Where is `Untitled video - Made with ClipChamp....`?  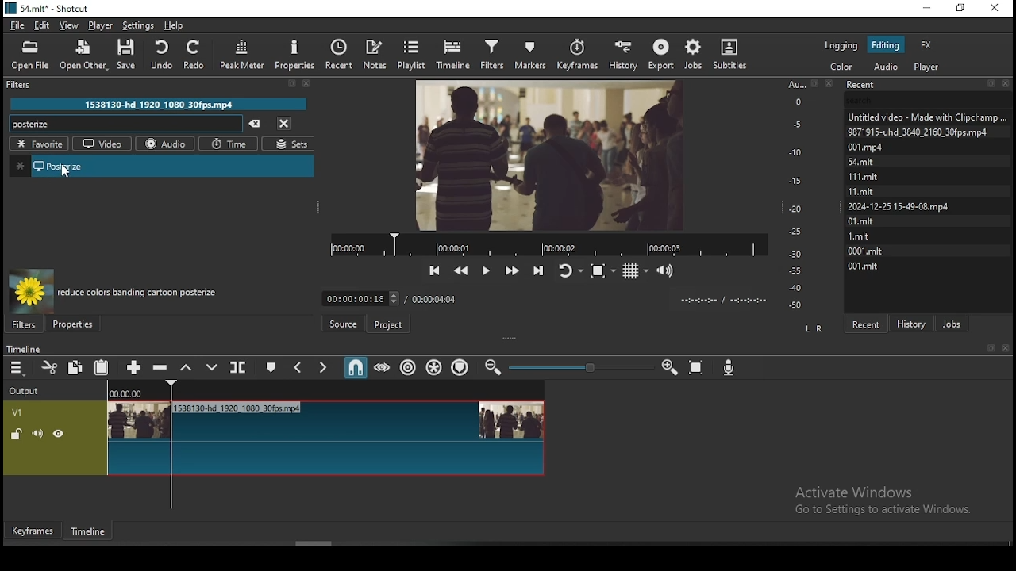
Untitled video - Made with ClipChamp.... is located at coordinates (926, 117).